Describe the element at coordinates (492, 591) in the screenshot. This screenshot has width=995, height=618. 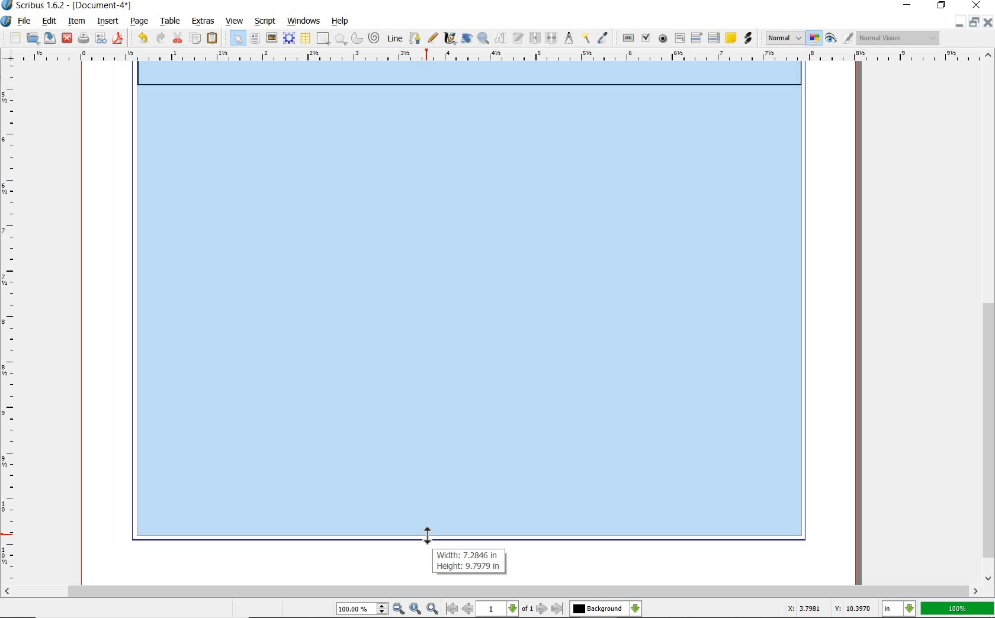
I see `scrollbar` at that location.